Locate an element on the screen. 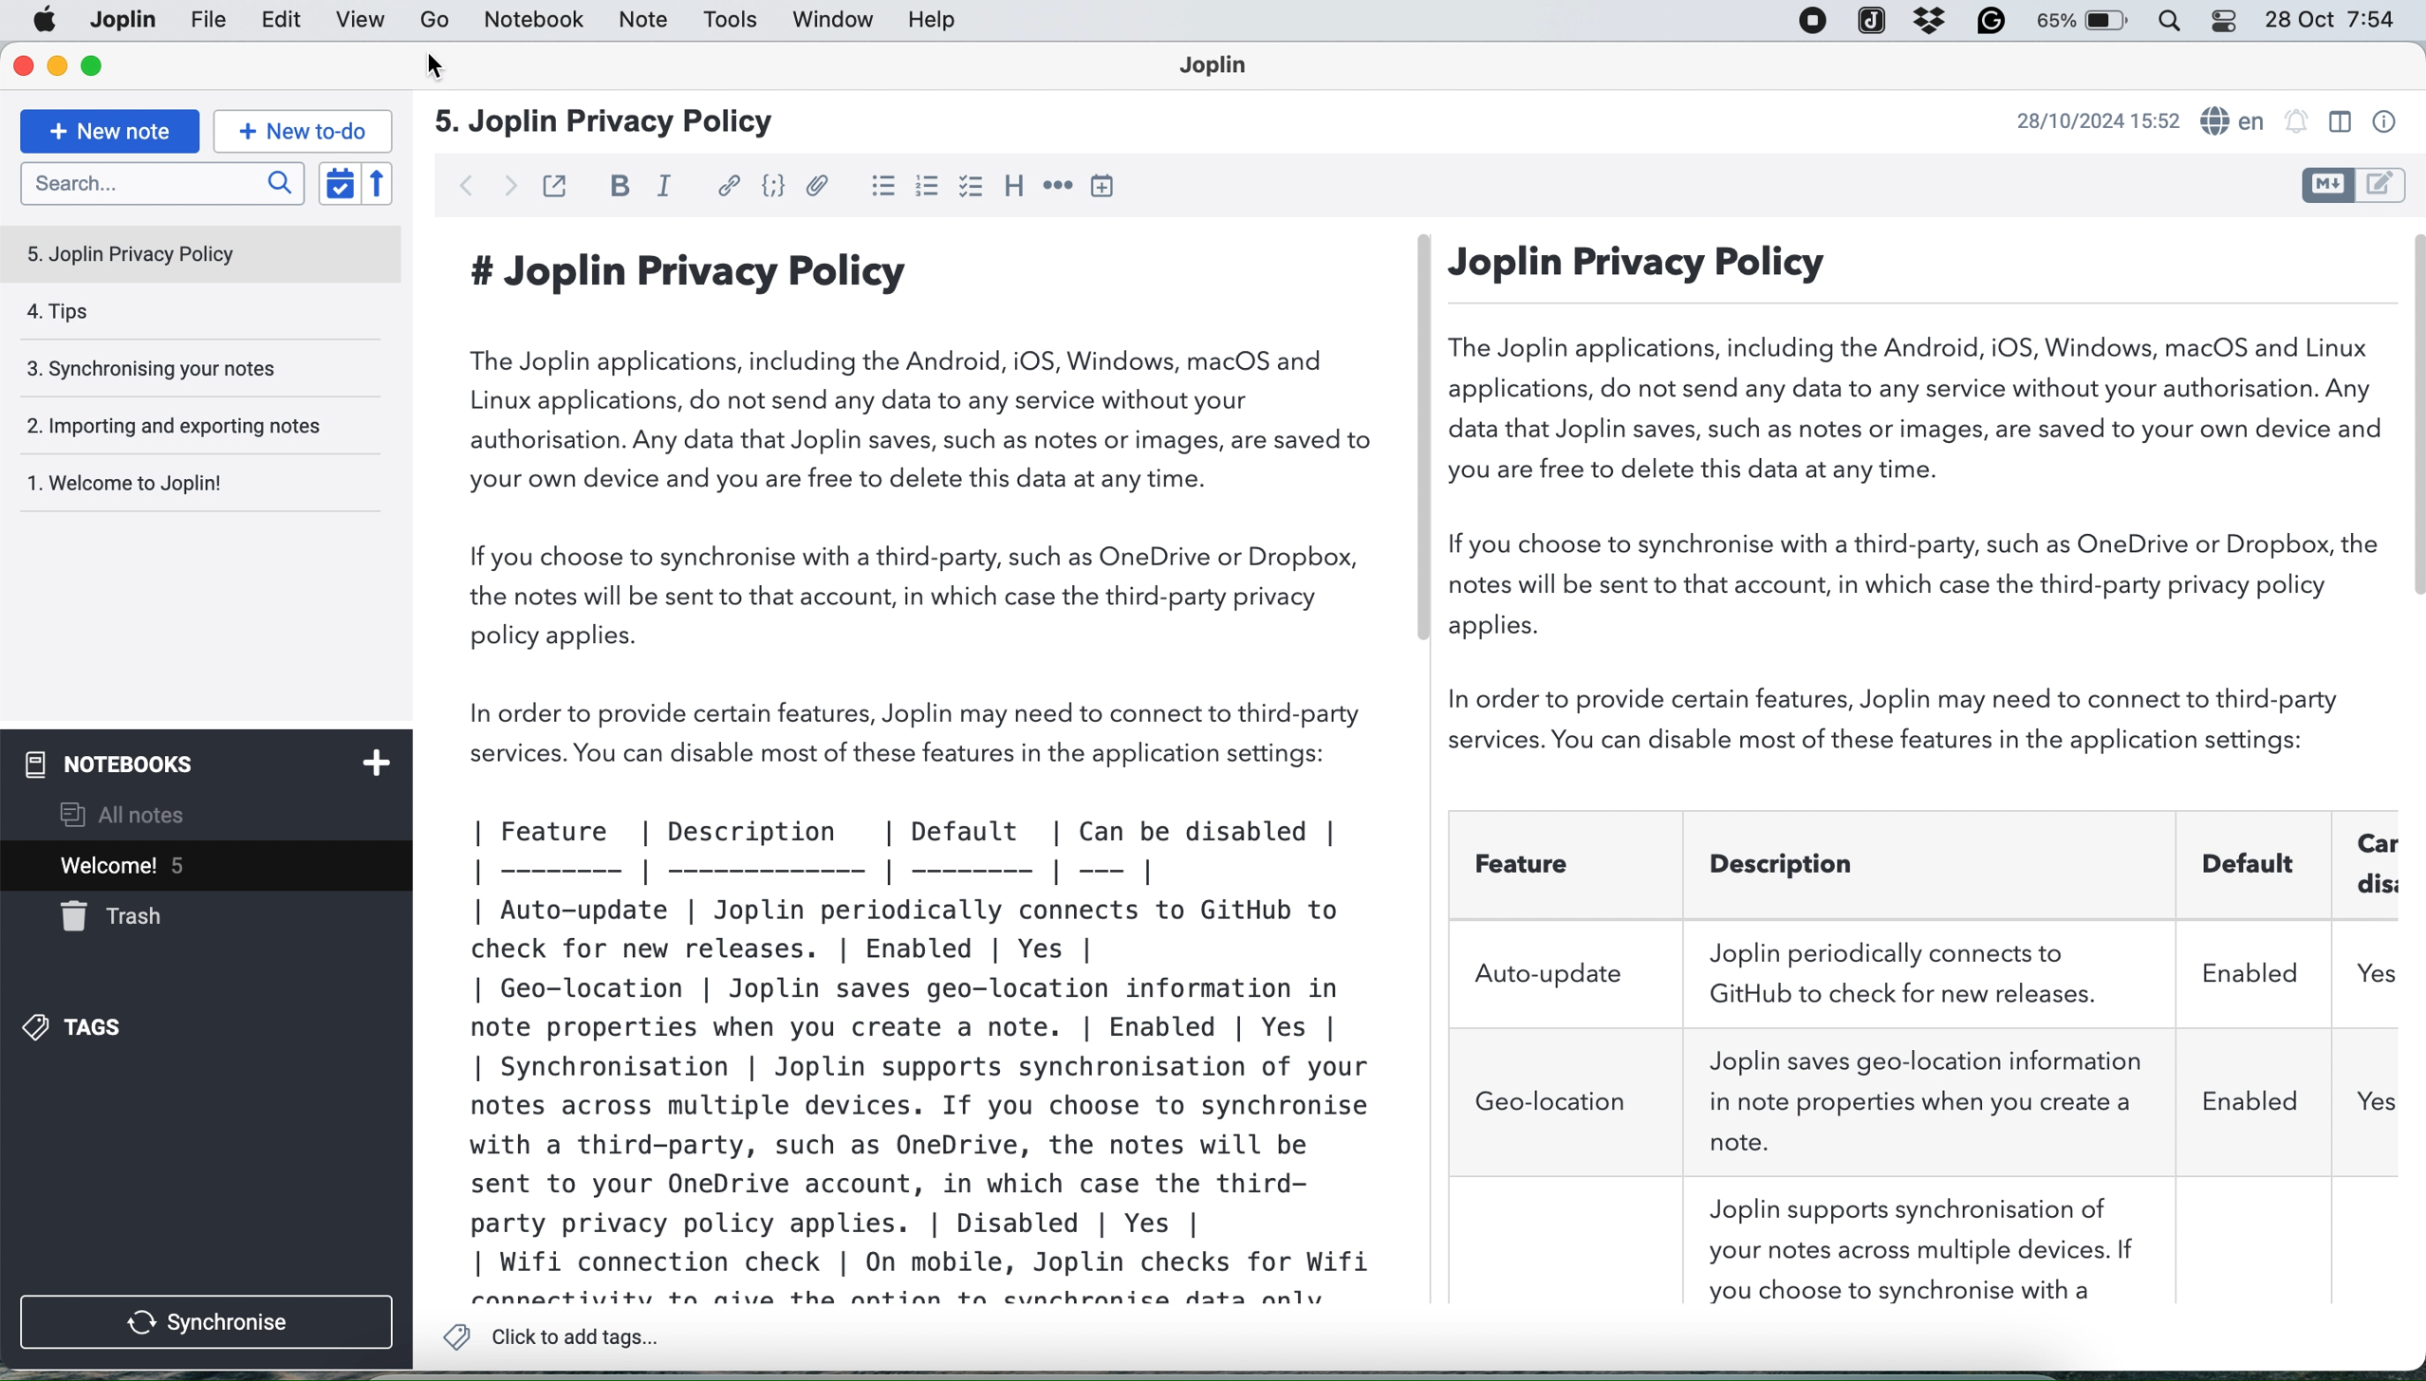  trash is located at coordinates (110, 915).